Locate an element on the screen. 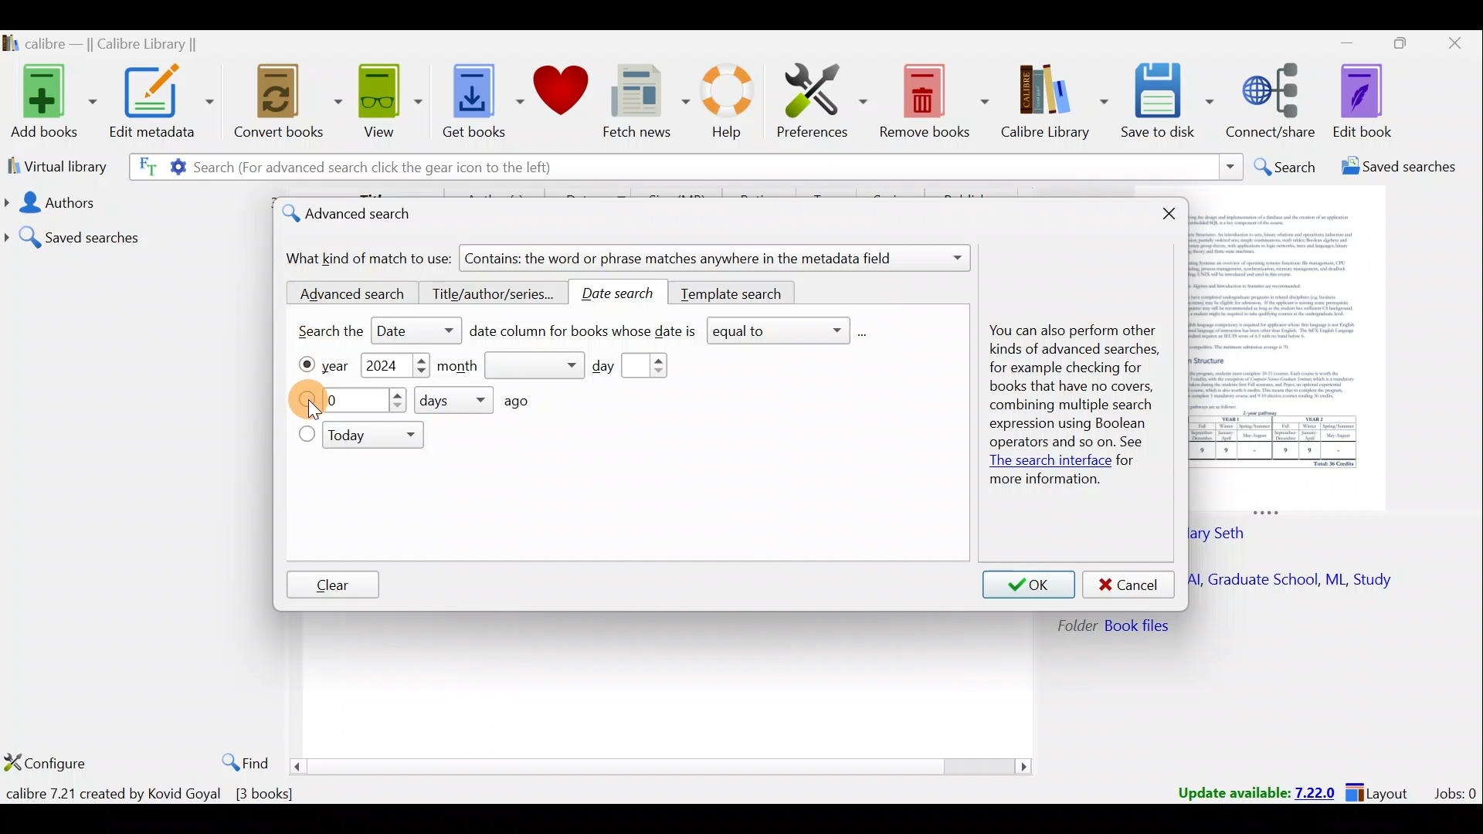 This screenshot has height=834, width=1483. Authors is located at coordinates (133, 202).